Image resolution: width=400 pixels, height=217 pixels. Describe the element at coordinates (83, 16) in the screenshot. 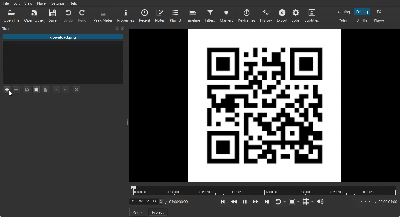

I see `Redo` at that location.